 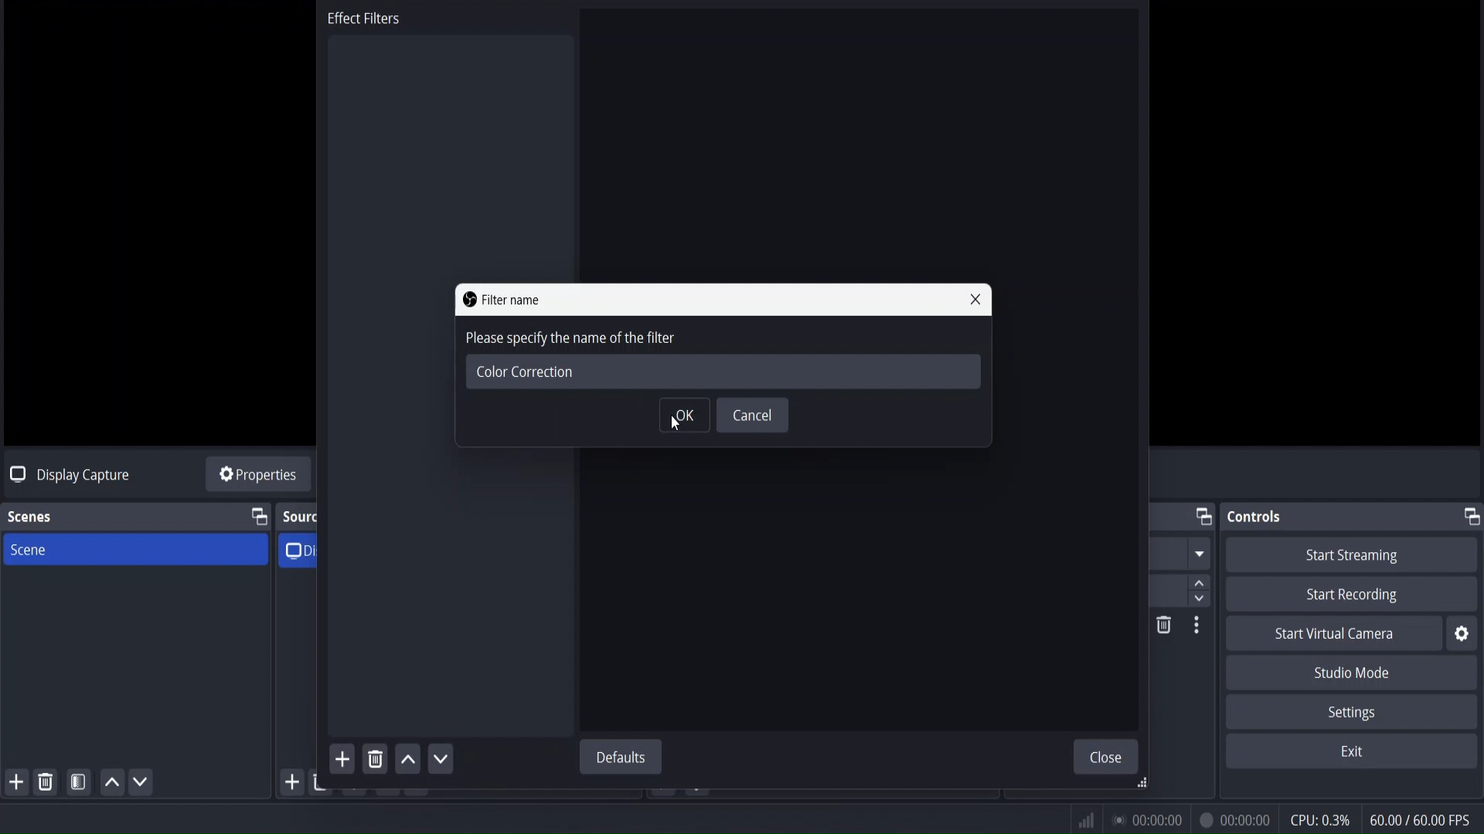 What do you see at coordinates (1422, 819) in the screenshot?
I see `fps` at bounding box center [1422, 819].